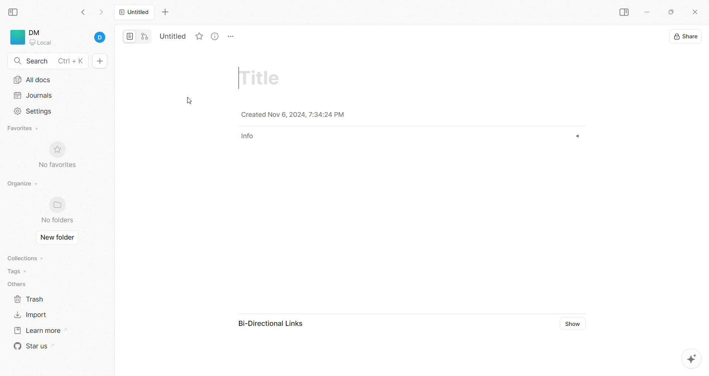 The width and height of the screenshot is (709, 376). Describe the element at coordinates (145, 36) in the screenshot. I see `edgeless mode` at that location.